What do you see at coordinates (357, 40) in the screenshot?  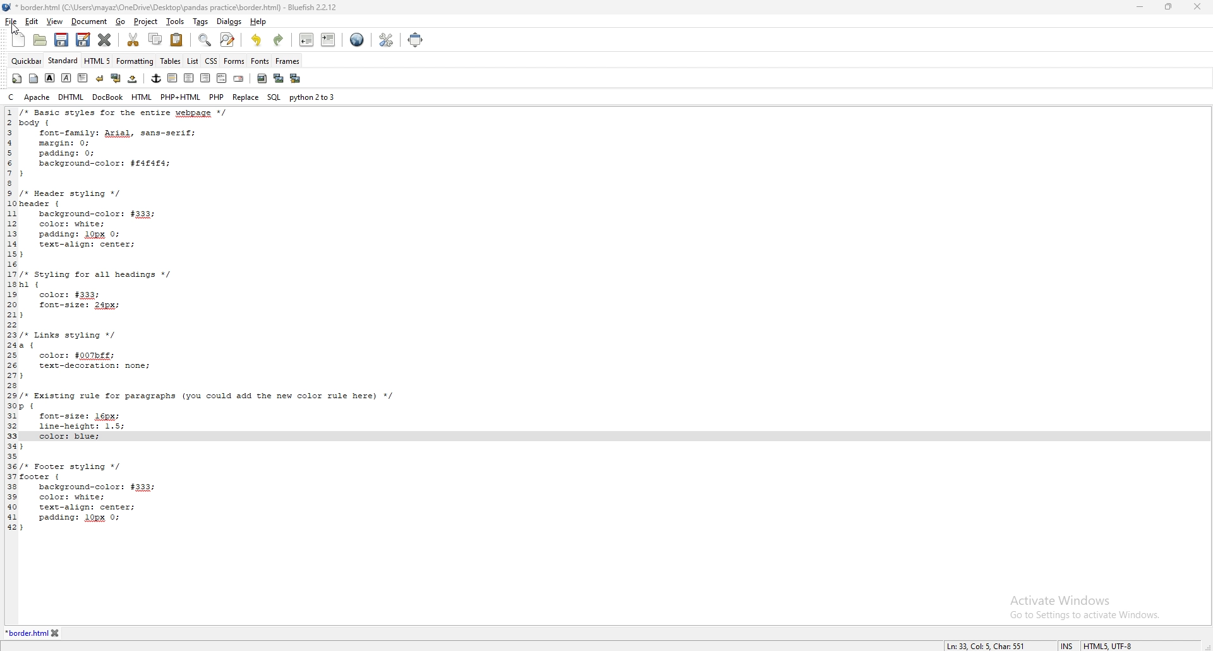 I see `preview in browser` at bounding box center [357, 40].